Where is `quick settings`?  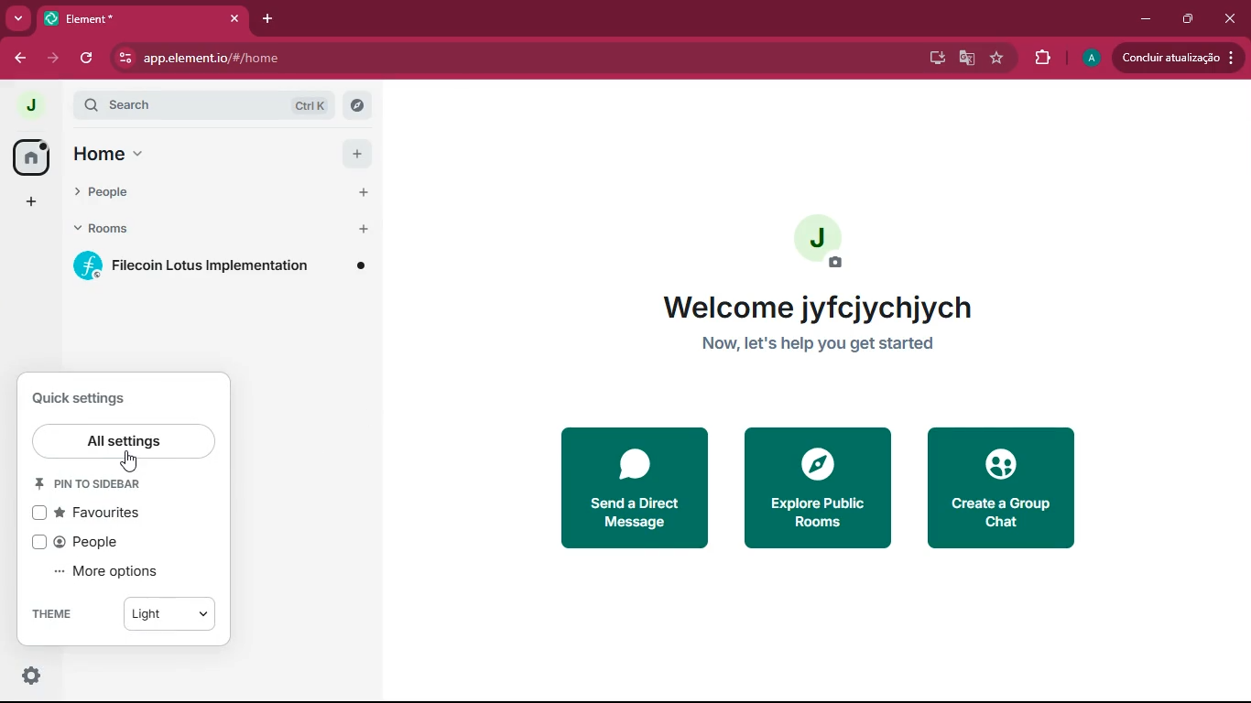 quick settings is located at coordinates (82, 397).